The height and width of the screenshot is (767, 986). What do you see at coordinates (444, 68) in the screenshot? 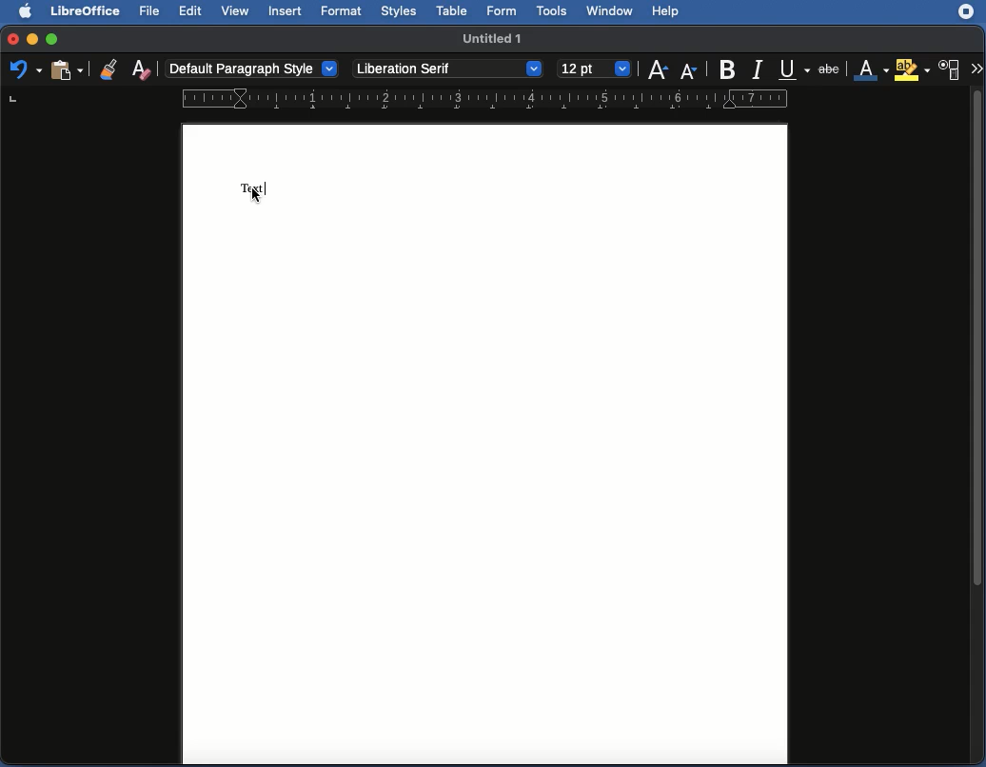
I see `Liberation Serif` at bounding box center [444, 68].